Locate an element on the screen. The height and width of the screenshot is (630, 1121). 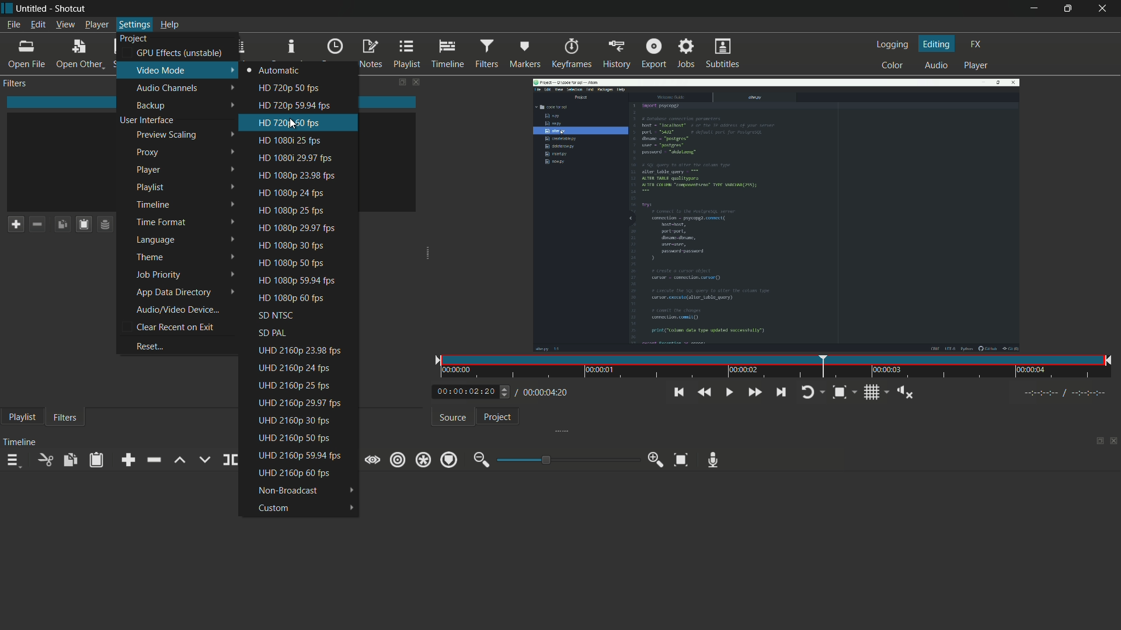
playlist is located at coordinates (407, 54).